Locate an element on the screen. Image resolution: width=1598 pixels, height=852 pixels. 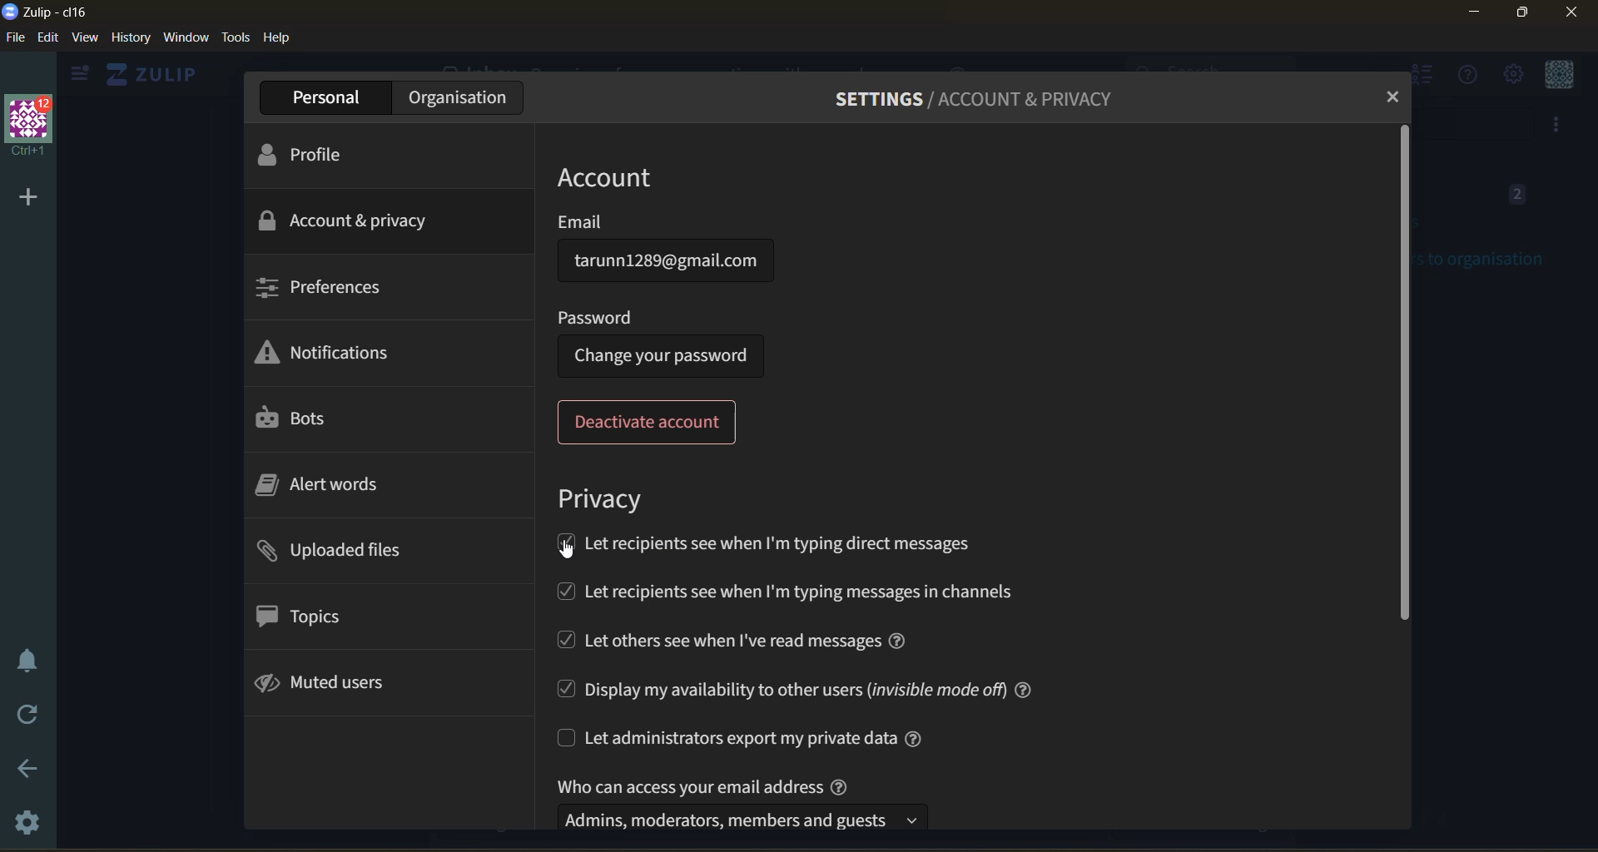
let recepients see when I'm typing direct messages is located at coordinates (787, 544).